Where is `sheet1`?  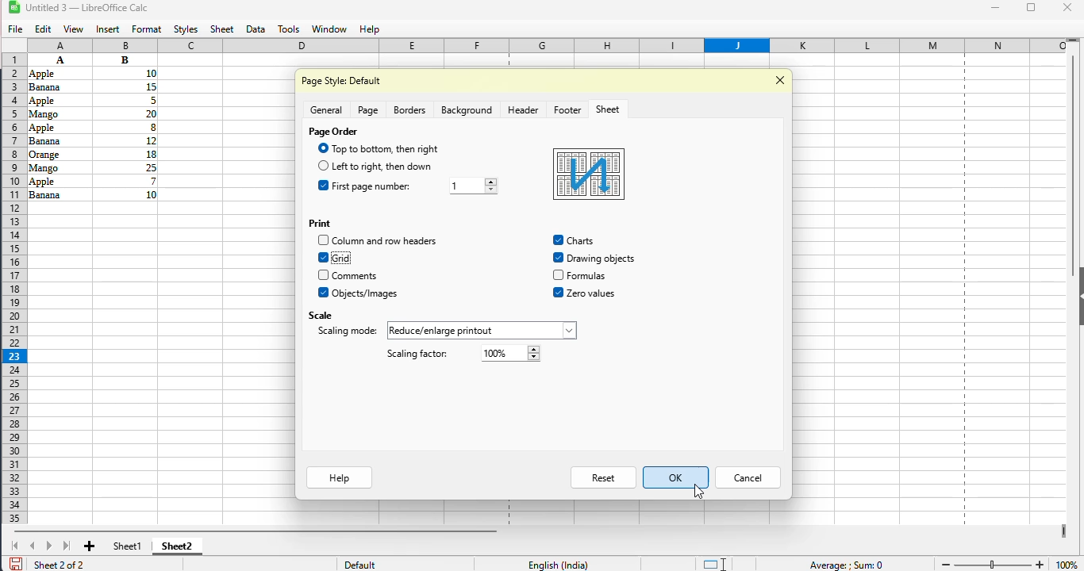
sheet1 is located at coordinates (128, 546).